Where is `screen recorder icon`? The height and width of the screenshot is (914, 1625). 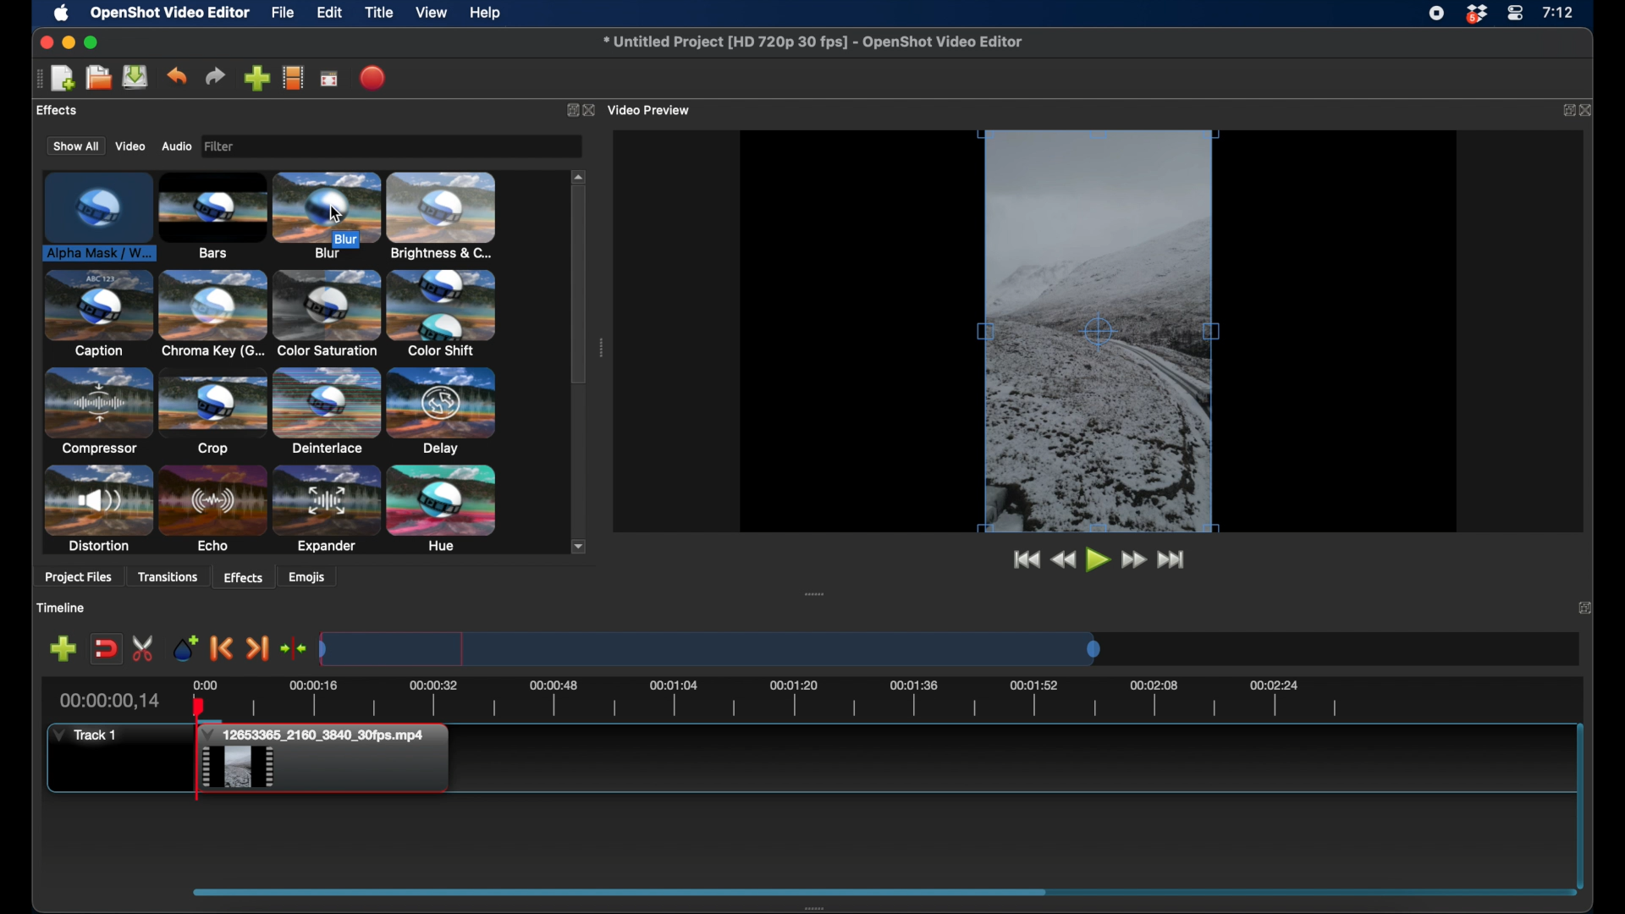
screen recorder icon is located at coordinates (1436, 14).